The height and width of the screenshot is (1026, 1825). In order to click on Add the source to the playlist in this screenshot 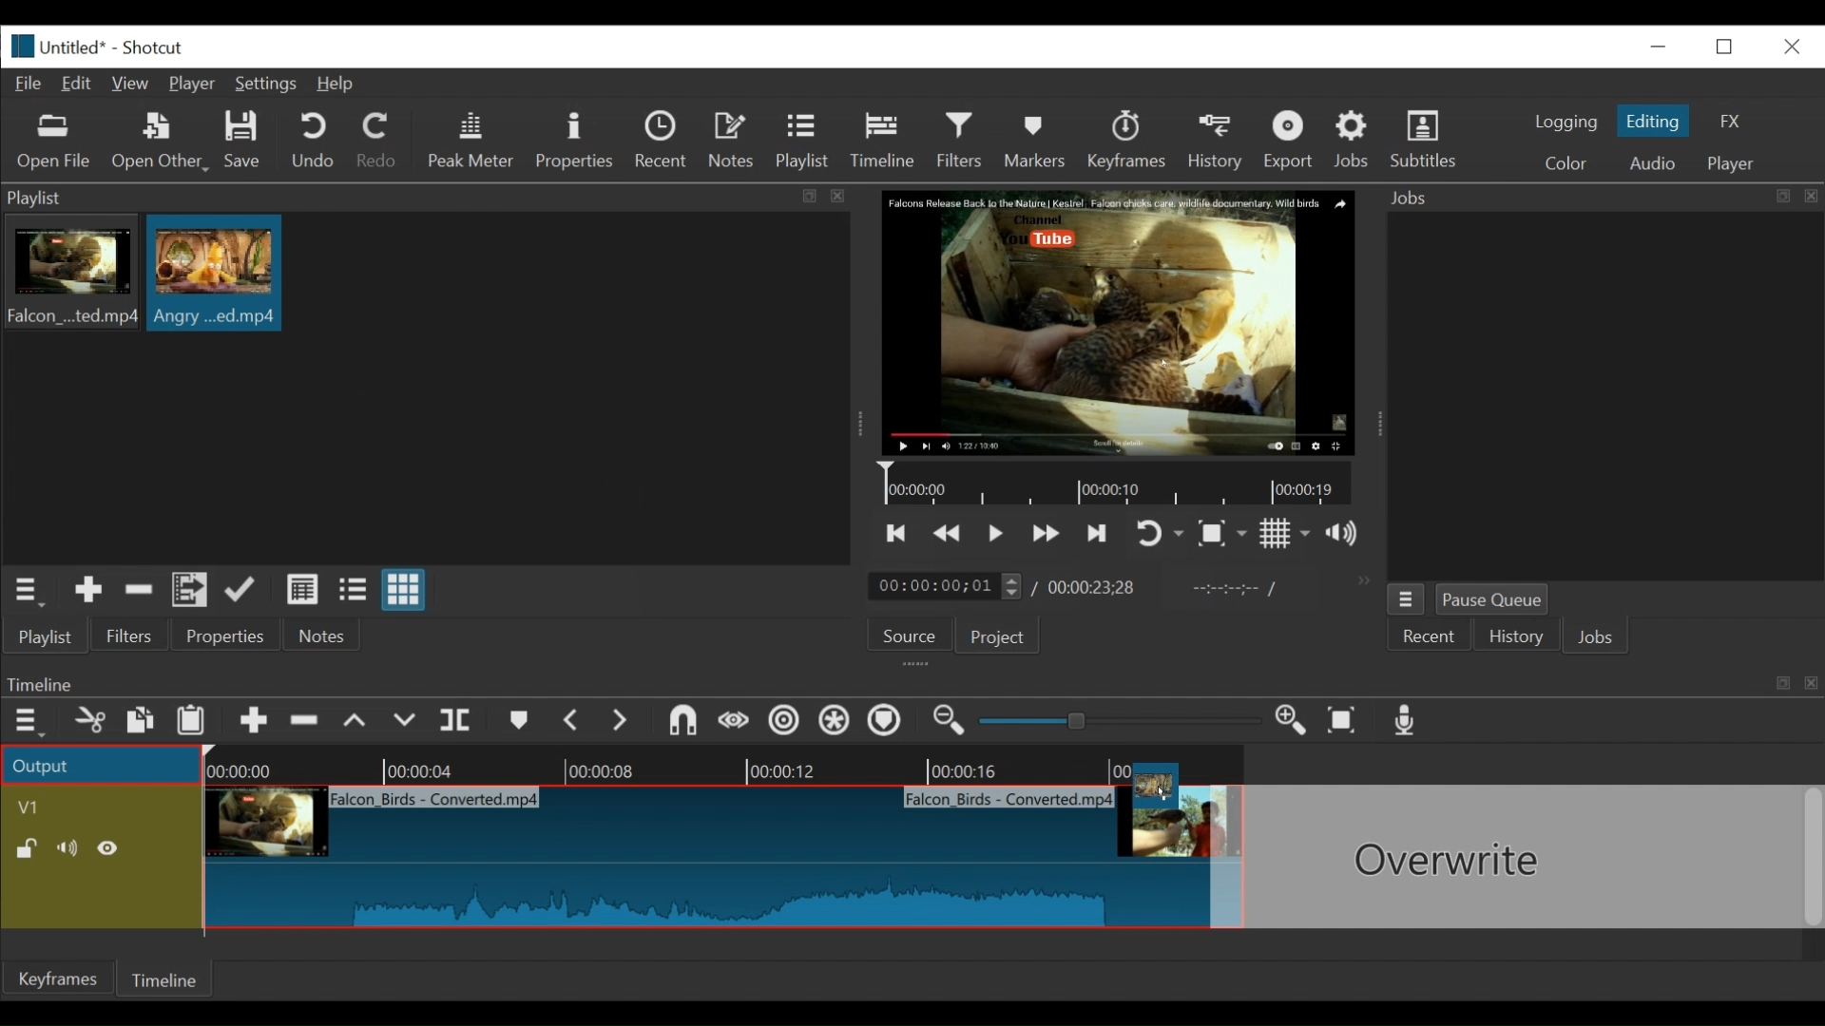, I will do `click(86, 593)`.